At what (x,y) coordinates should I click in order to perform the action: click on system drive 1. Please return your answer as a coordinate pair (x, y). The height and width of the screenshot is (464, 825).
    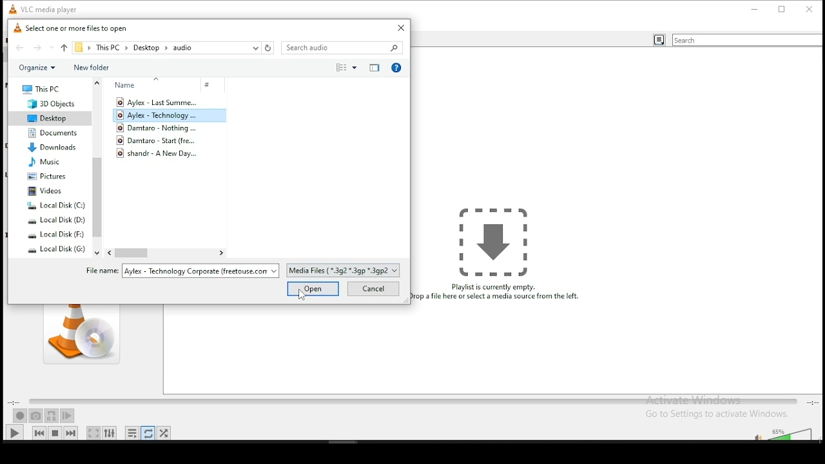
    Looking at the image, I should click on (55, 206).